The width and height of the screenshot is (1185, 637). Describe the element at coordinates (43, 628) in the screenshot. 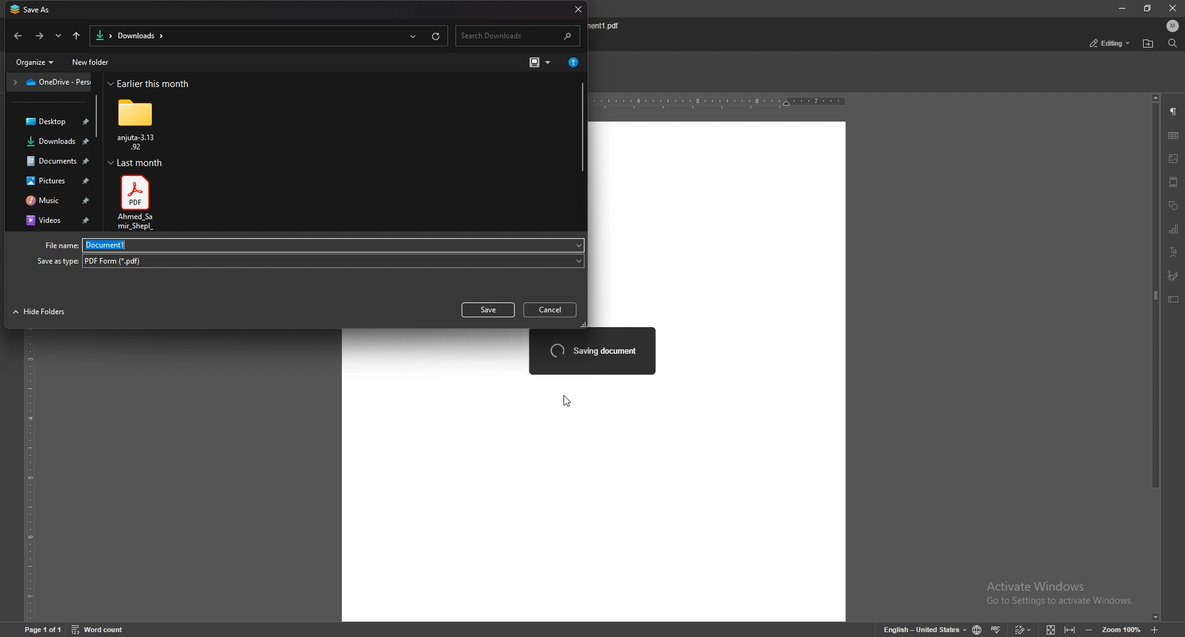

I see `page` at that location.